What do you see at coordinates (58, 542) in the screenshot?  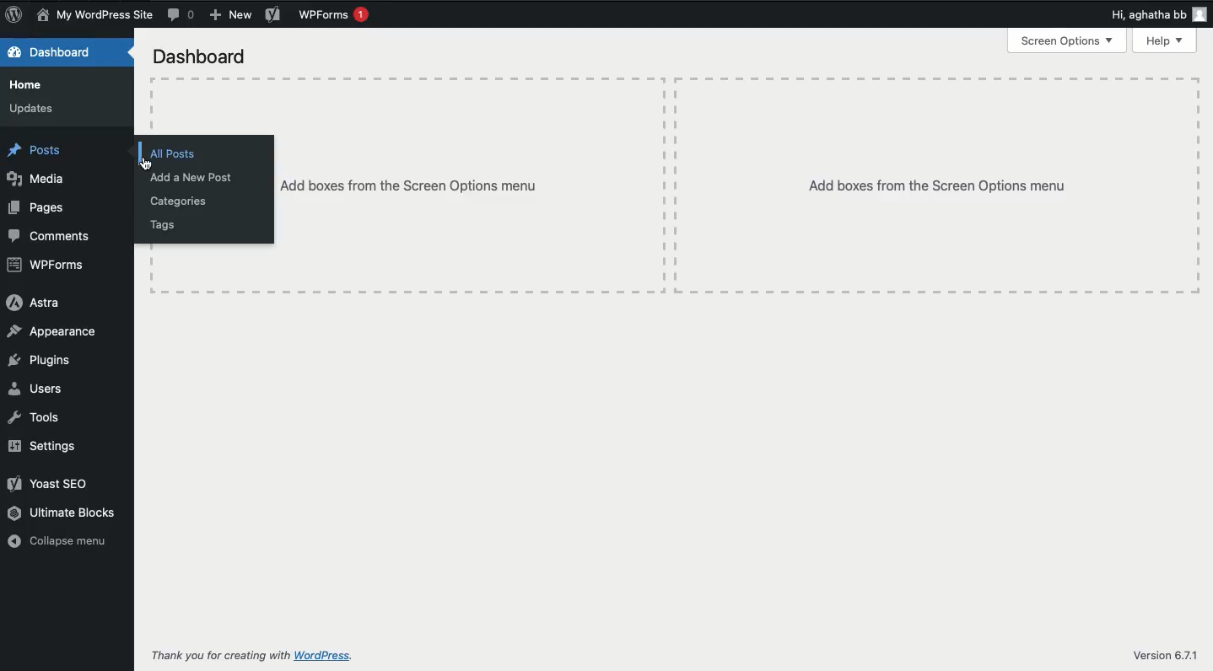 I see `Collapse menu` at bounding box center [58, 542].